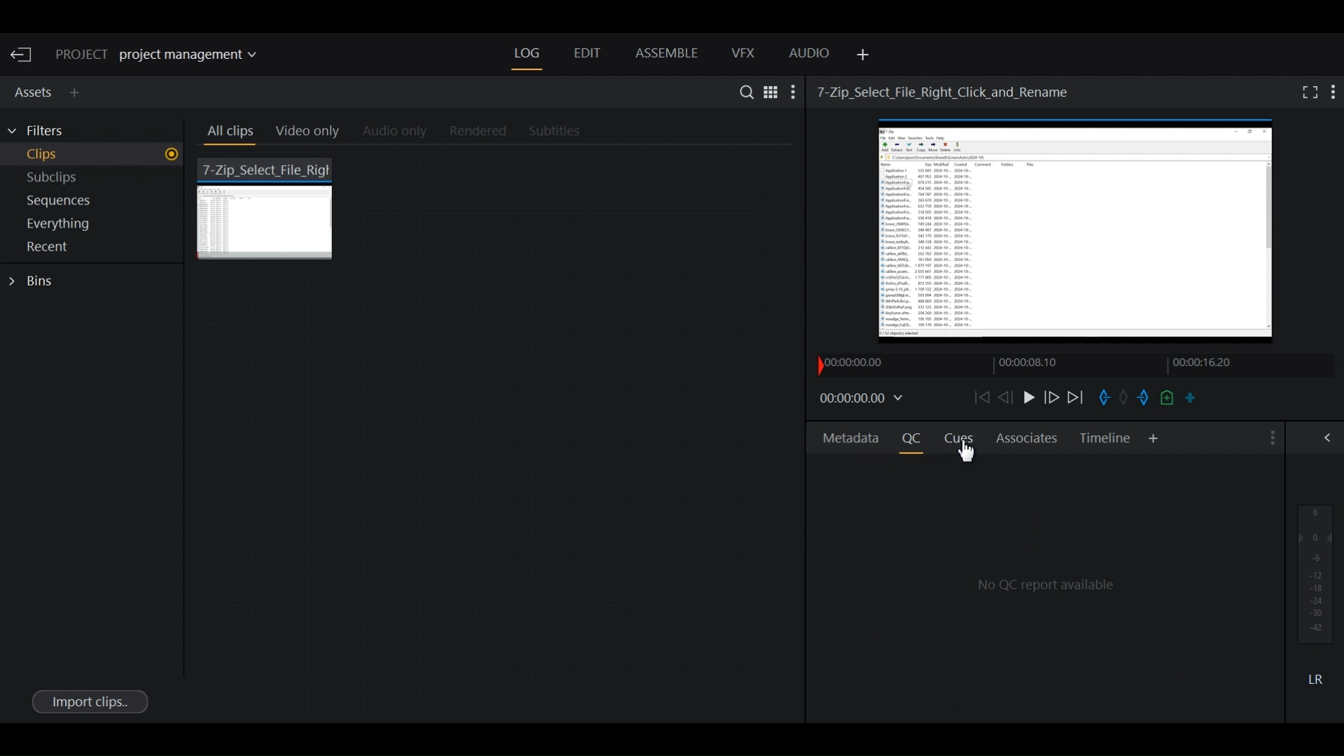 The width and height of the screenshot is (1344, 756). Describe the element at coordinates (31, 90) in the screenshot. I see `Assets` at that location.